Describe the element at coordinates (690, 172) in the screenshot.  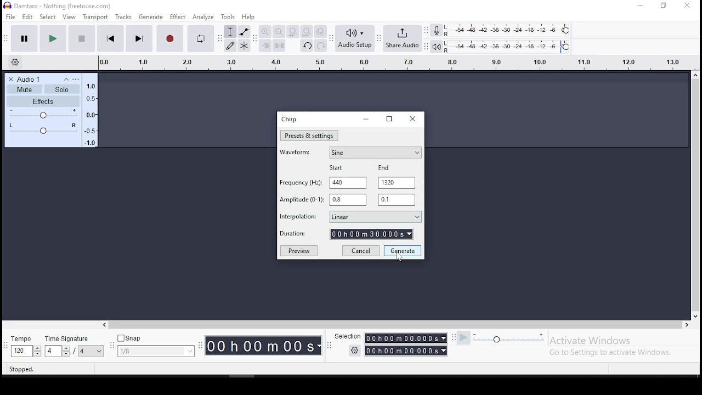
I see `vertical scroll bar` at that location.